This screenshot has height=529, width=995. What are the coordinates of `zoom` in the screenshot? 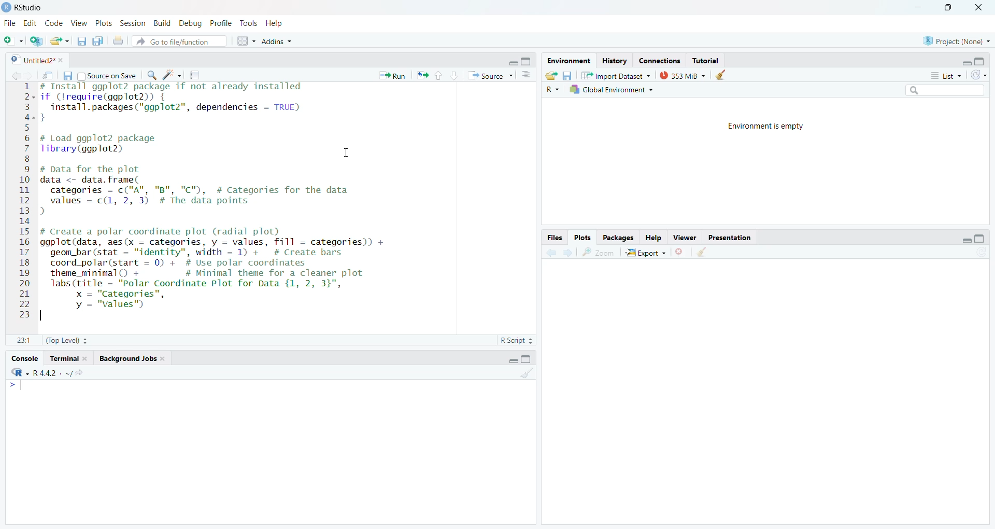 It's located at (598, 253).